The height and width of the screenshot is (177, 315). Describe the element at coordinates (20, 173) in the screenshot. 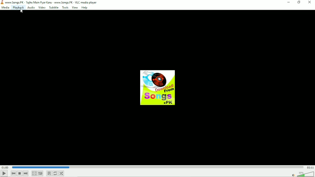

I see `Stop playback` at that location.